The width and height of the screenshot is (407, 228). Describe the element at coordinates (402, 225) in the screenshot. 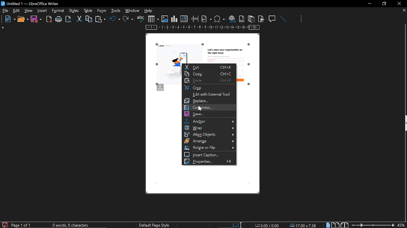

I see `current zoom` at that location.